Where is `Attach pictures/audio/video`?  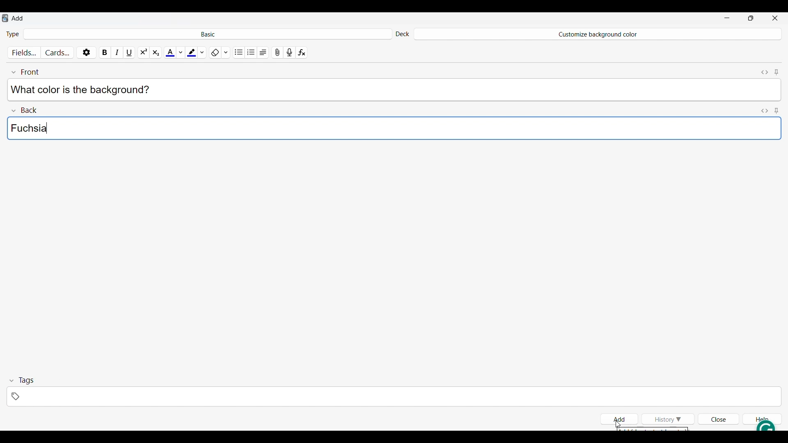
Attach pictures/audio/video is located at coordinates (277, 51).